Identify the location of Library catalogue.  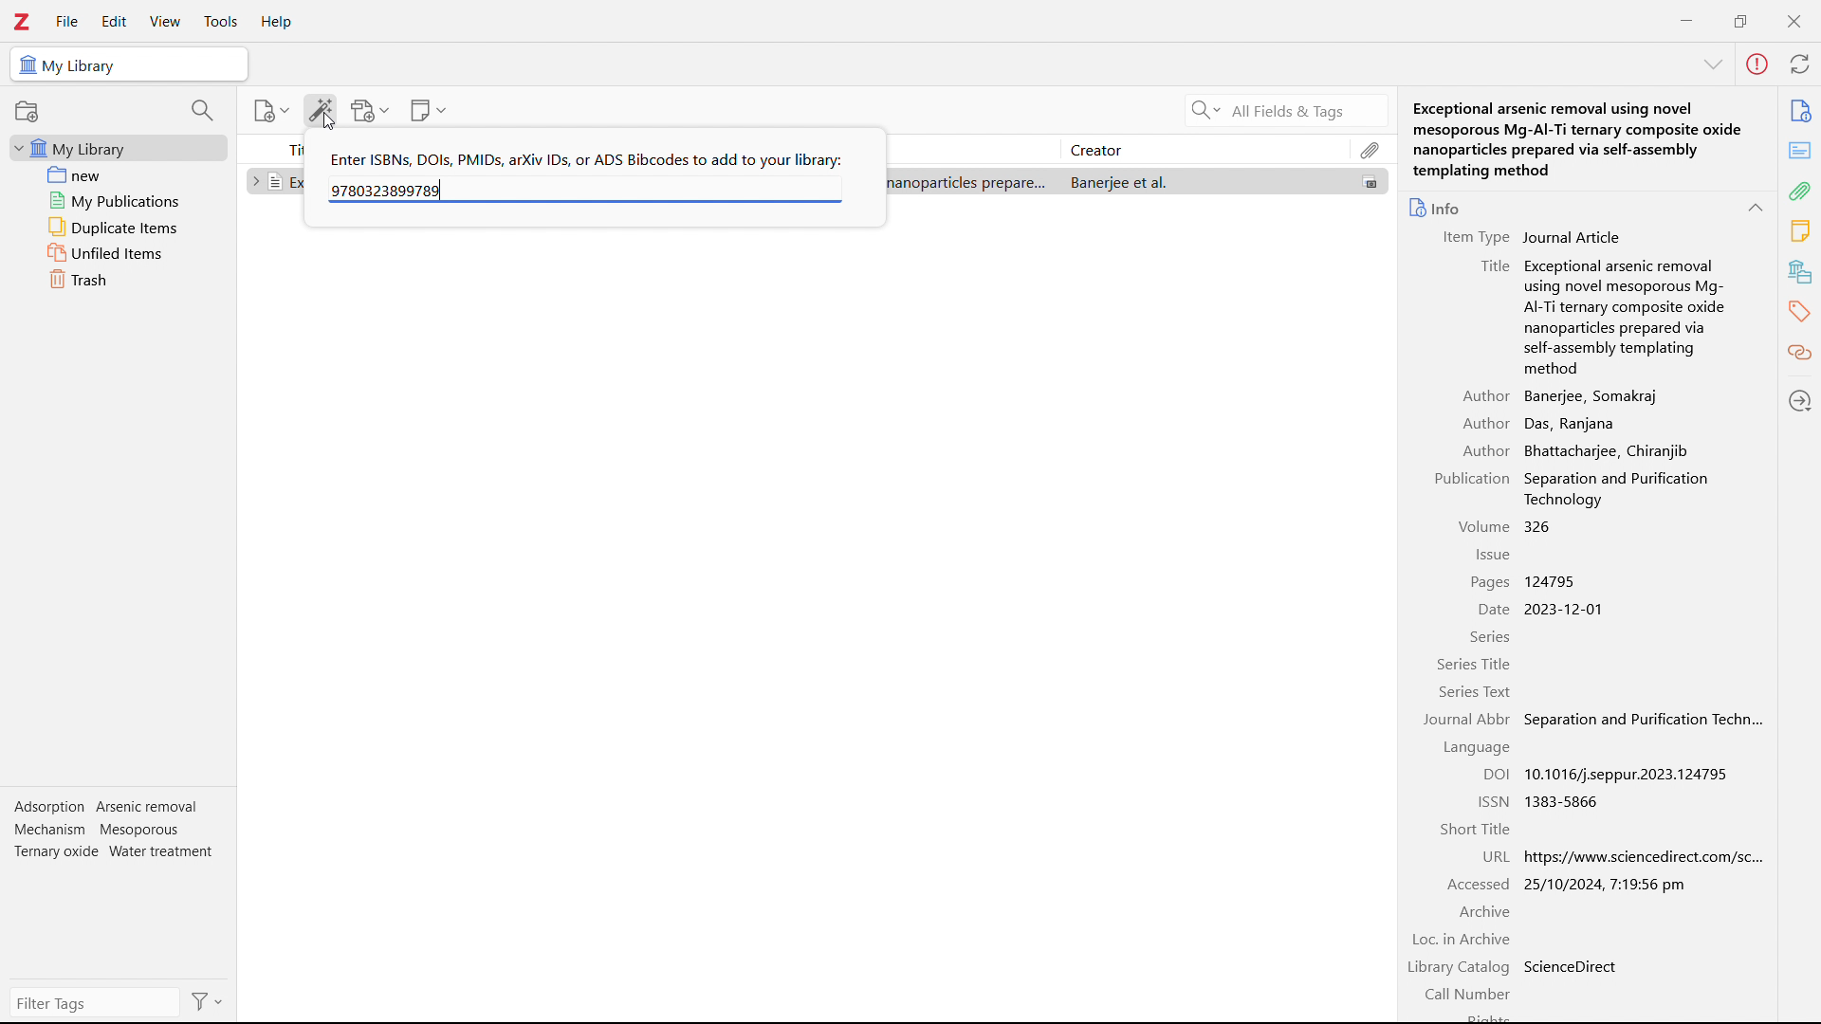
(1461, 969).